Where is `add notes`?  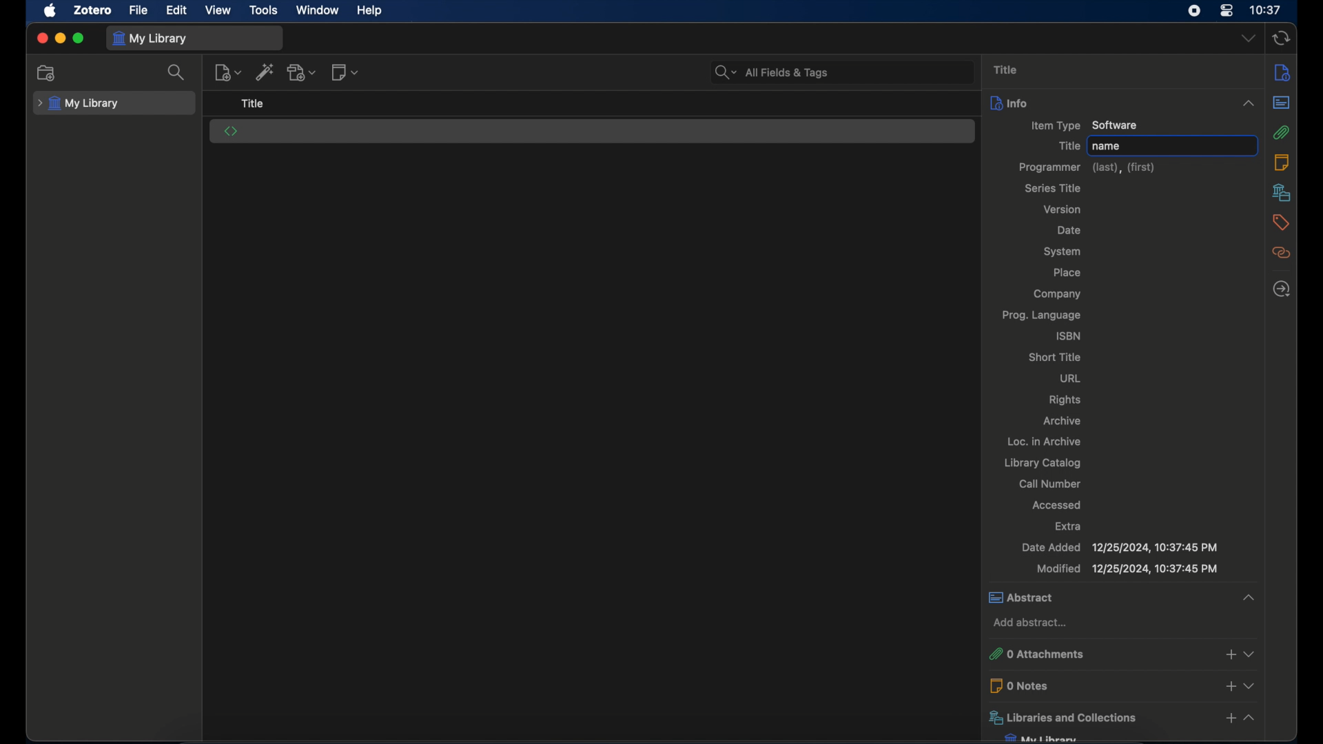
add notes is located at coordinates (1228, 687).